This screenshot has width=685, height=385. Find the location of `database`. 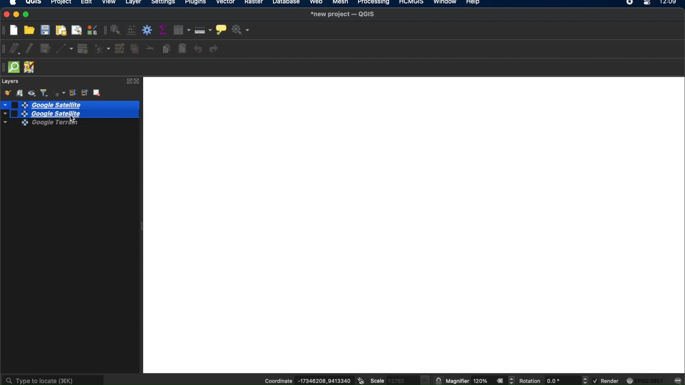

database is located at coordinates (286, 3).